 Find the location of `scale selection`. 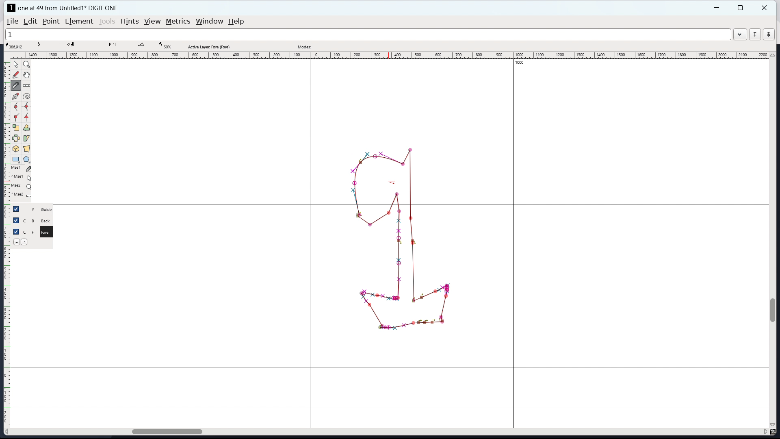

scale selection is located at coordinates (15, 128).